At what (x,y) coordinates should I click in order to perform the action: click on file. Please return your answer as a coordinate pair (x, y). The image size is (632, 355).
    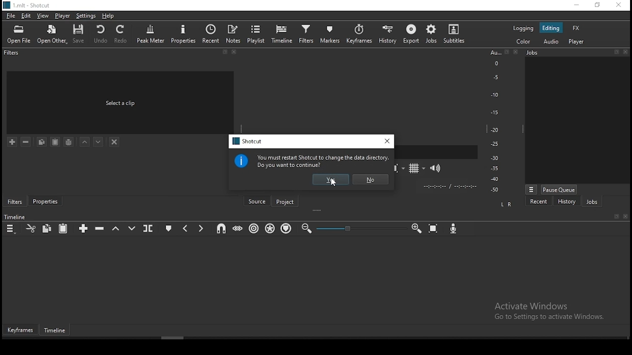
    Looking at the image, I should click on (10, 15).